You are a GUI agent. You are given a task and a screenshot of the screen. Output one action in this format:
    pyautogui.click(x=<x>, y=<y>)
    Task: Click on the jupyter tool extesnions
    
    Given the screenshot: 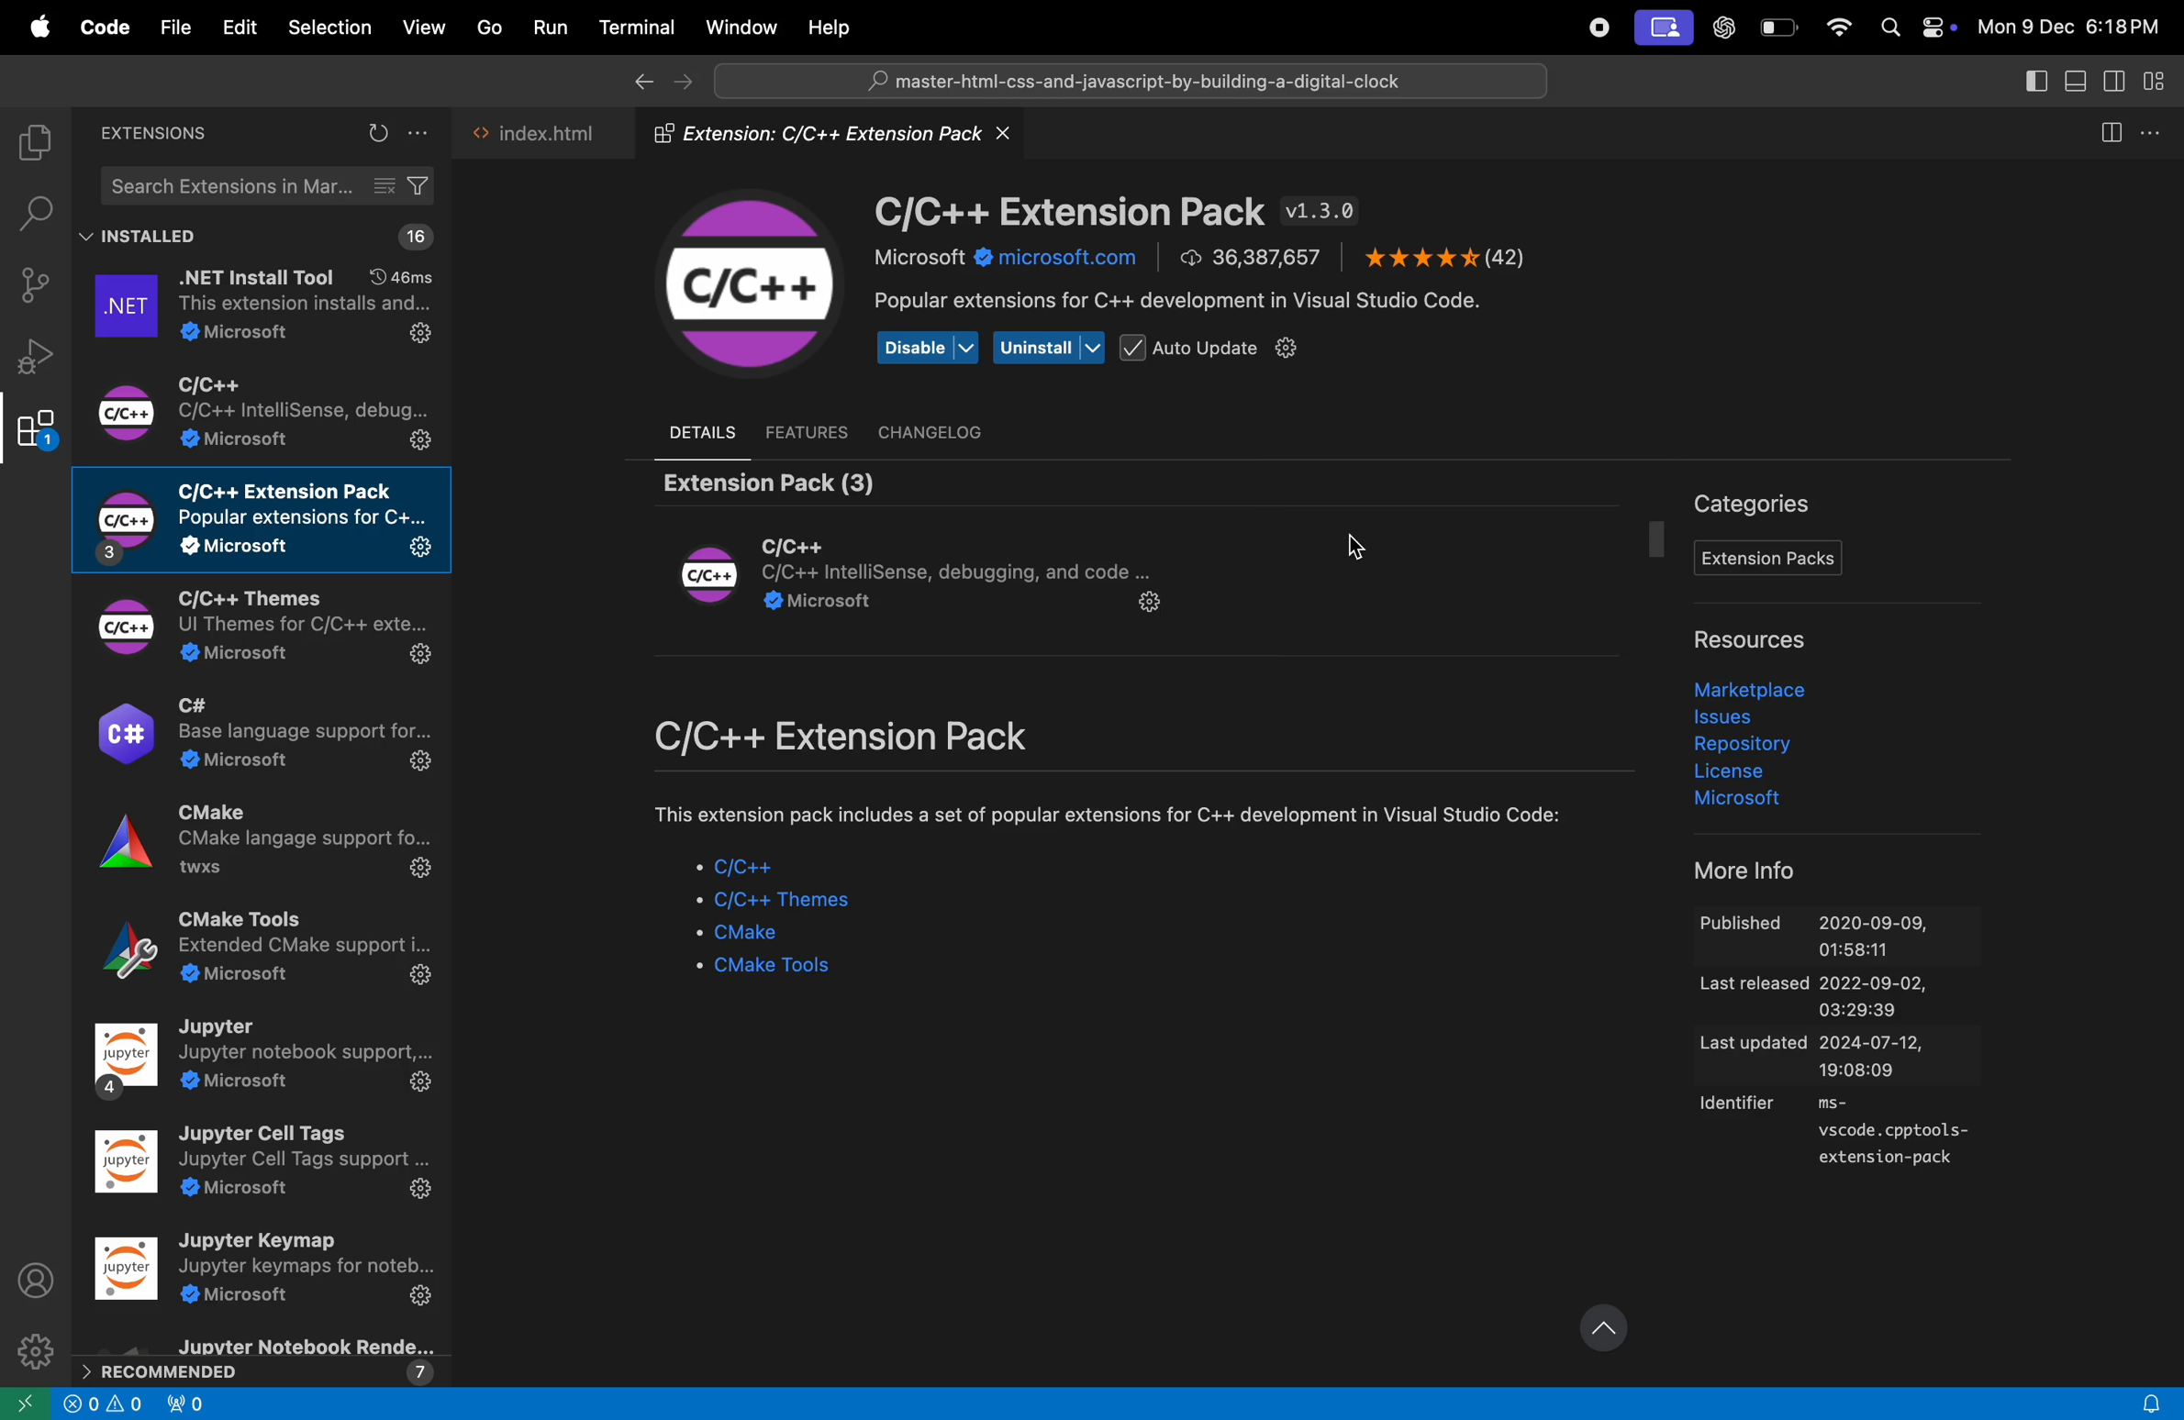 What is the action you would take?
    pyautogui.click(x=265, y=1168)
    